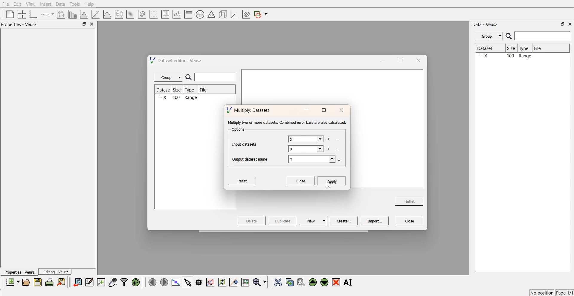 The width and height of the screenshot is (574, 296). I want to click on plot a boxplot, so click(118, 13).